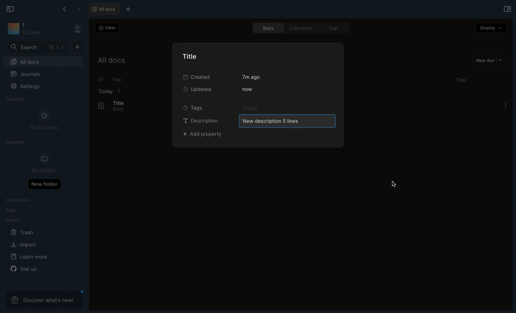 This screenshot has width=516, height=313. Describe the element at coordinates (43, 63) in the screenshot. I see `All docs` at that location.